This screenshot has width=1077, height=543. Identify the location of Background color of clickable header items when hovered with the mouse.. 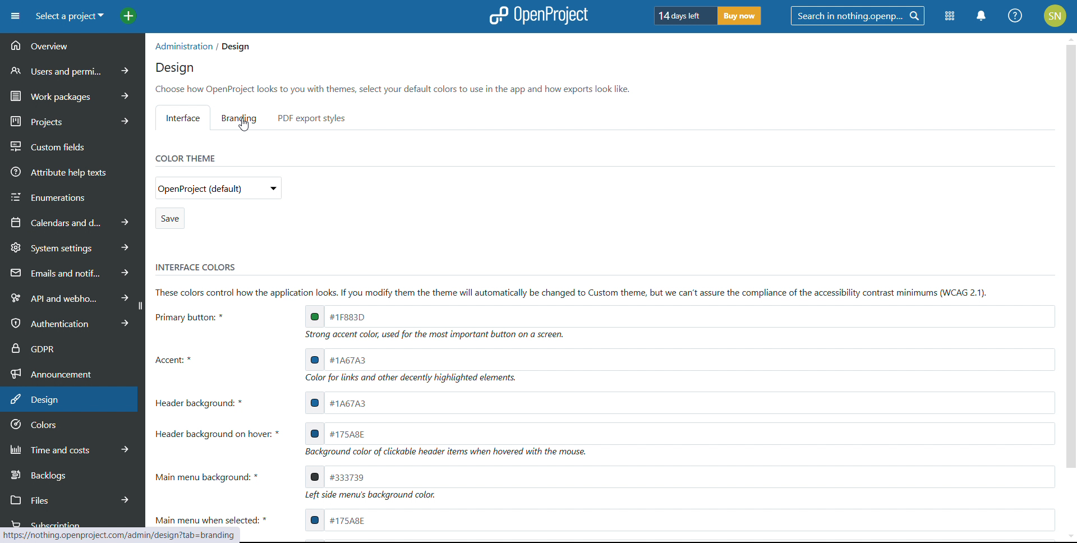
(450, 453).